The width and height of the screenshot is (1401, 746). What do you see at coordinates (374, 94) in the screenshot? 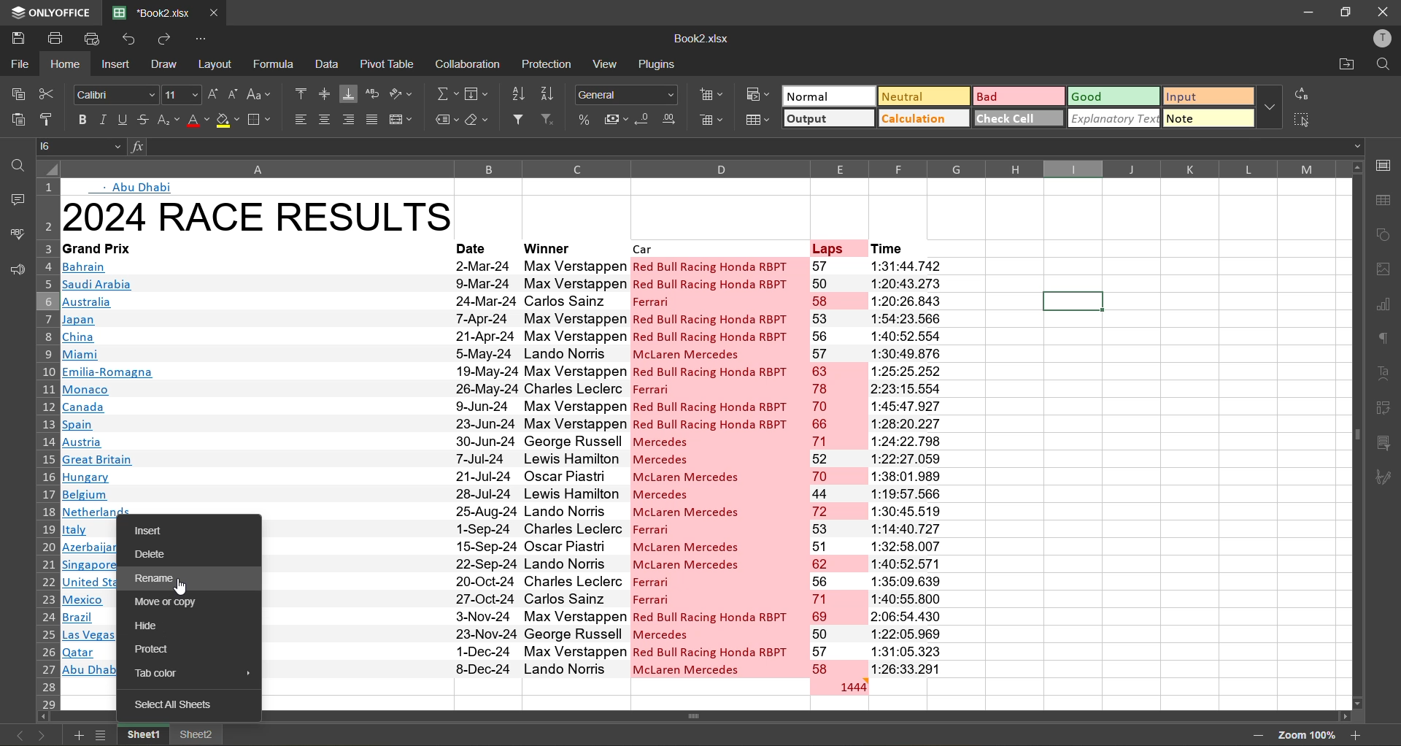
I see `wrap text` at bounding box center [374, 94].